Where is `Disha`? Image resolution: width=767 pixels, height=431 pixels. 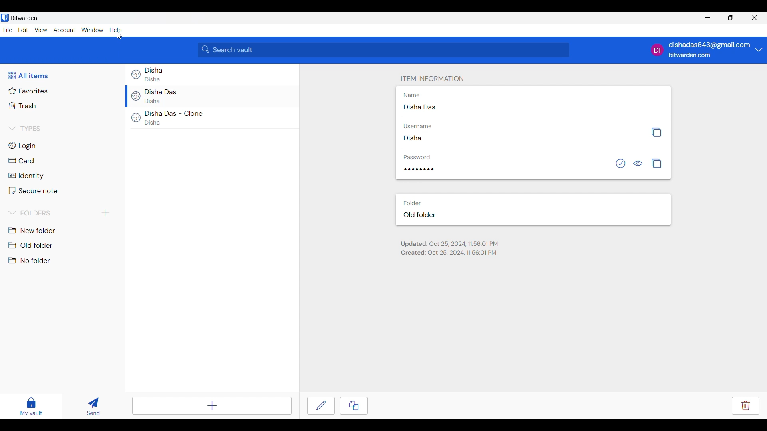
Disha is located at coordinates (412, 138).